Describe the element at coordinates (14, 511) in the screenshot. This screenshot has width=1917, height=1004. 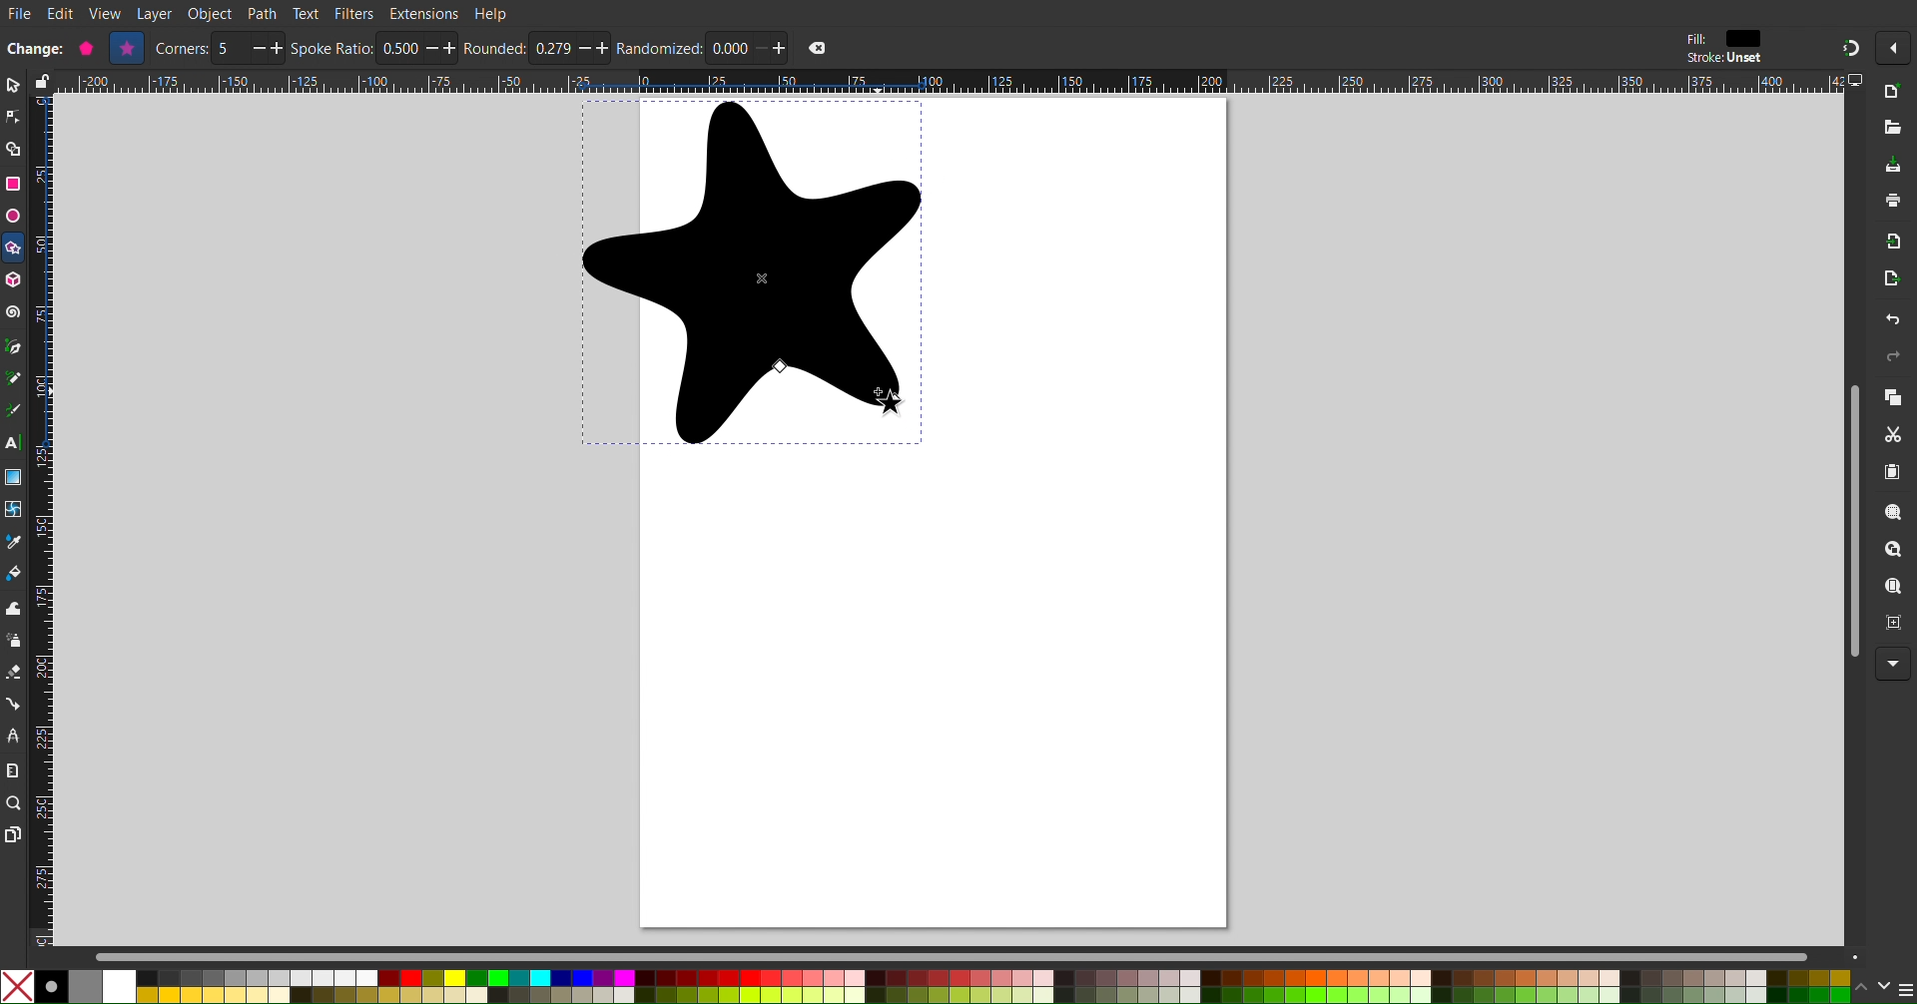
I see `Mesh Tool` at that location.